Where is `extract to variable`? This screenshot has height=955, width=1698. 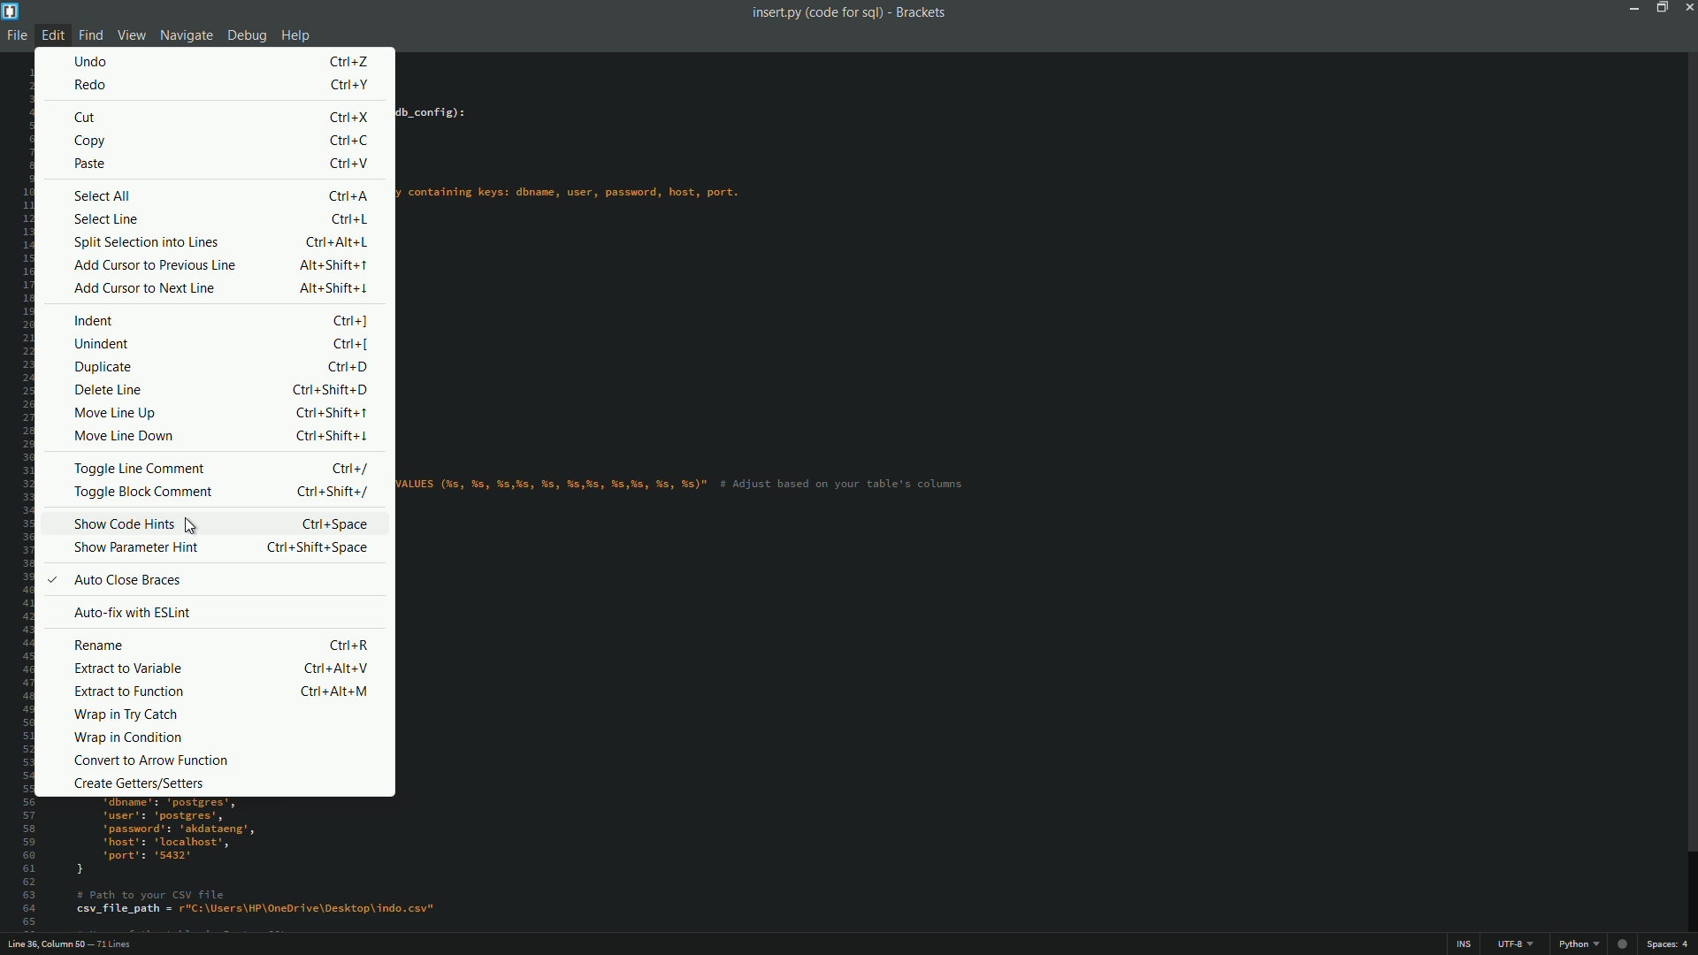 extract to variable is located at coordinates (128, 670).